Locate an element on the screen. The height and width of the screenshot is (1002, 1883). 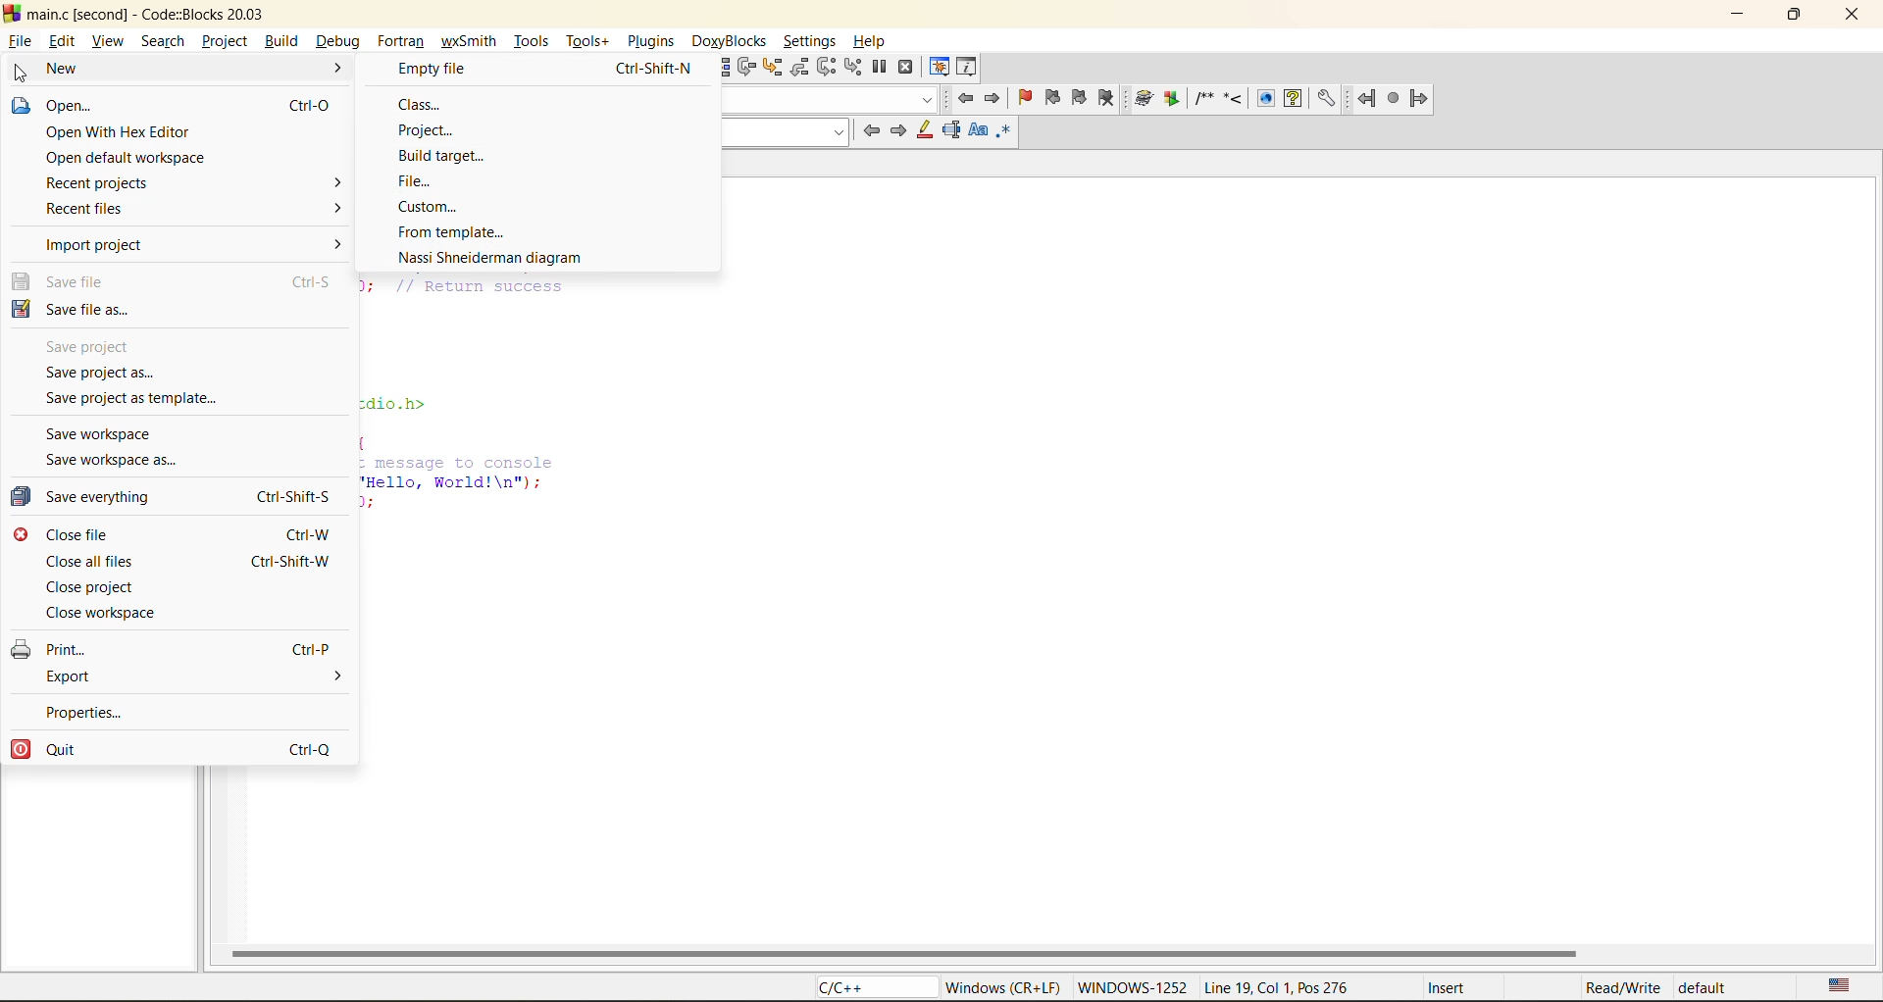
minimize is located at coordinates (1737, 15).